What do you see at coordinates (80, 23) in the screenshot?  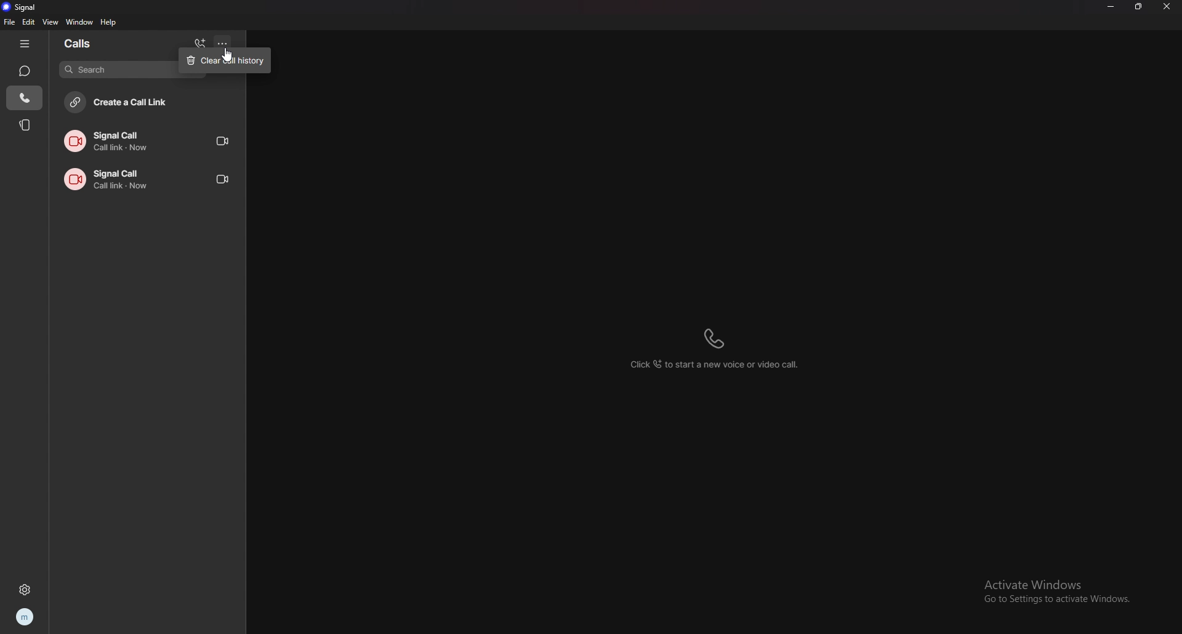 I see `window` at bounding box center [80, 23].